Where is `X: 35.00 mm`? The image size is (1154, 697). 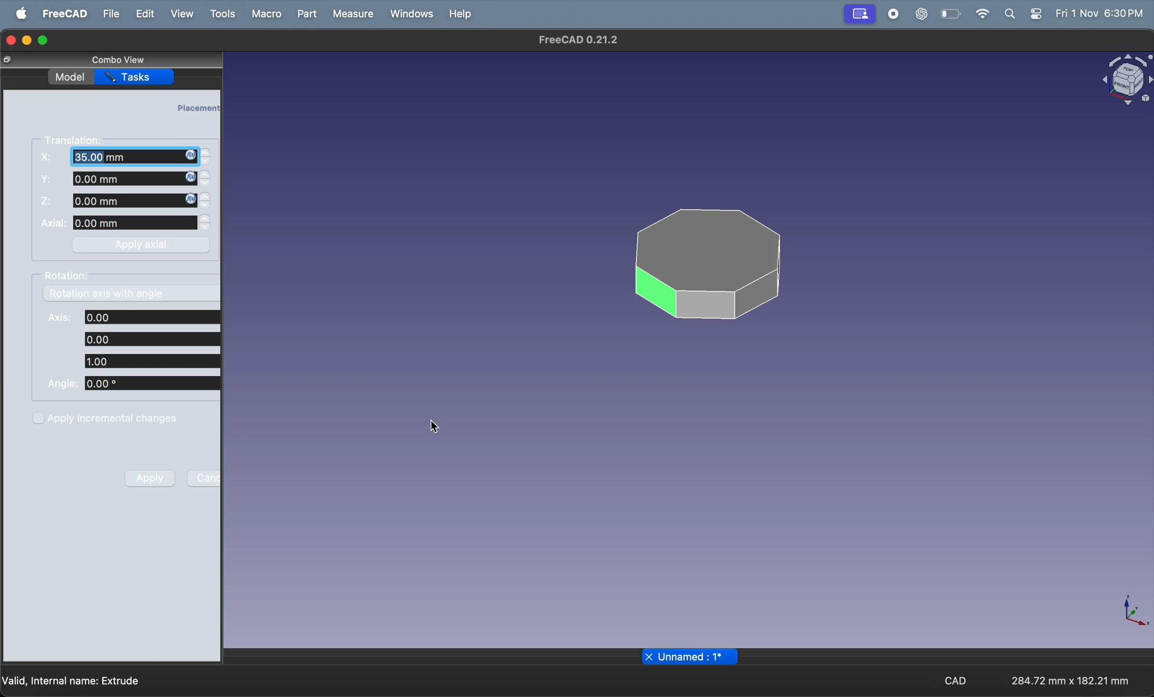
X: 35.00 mm is located at coordinates (117, 156).